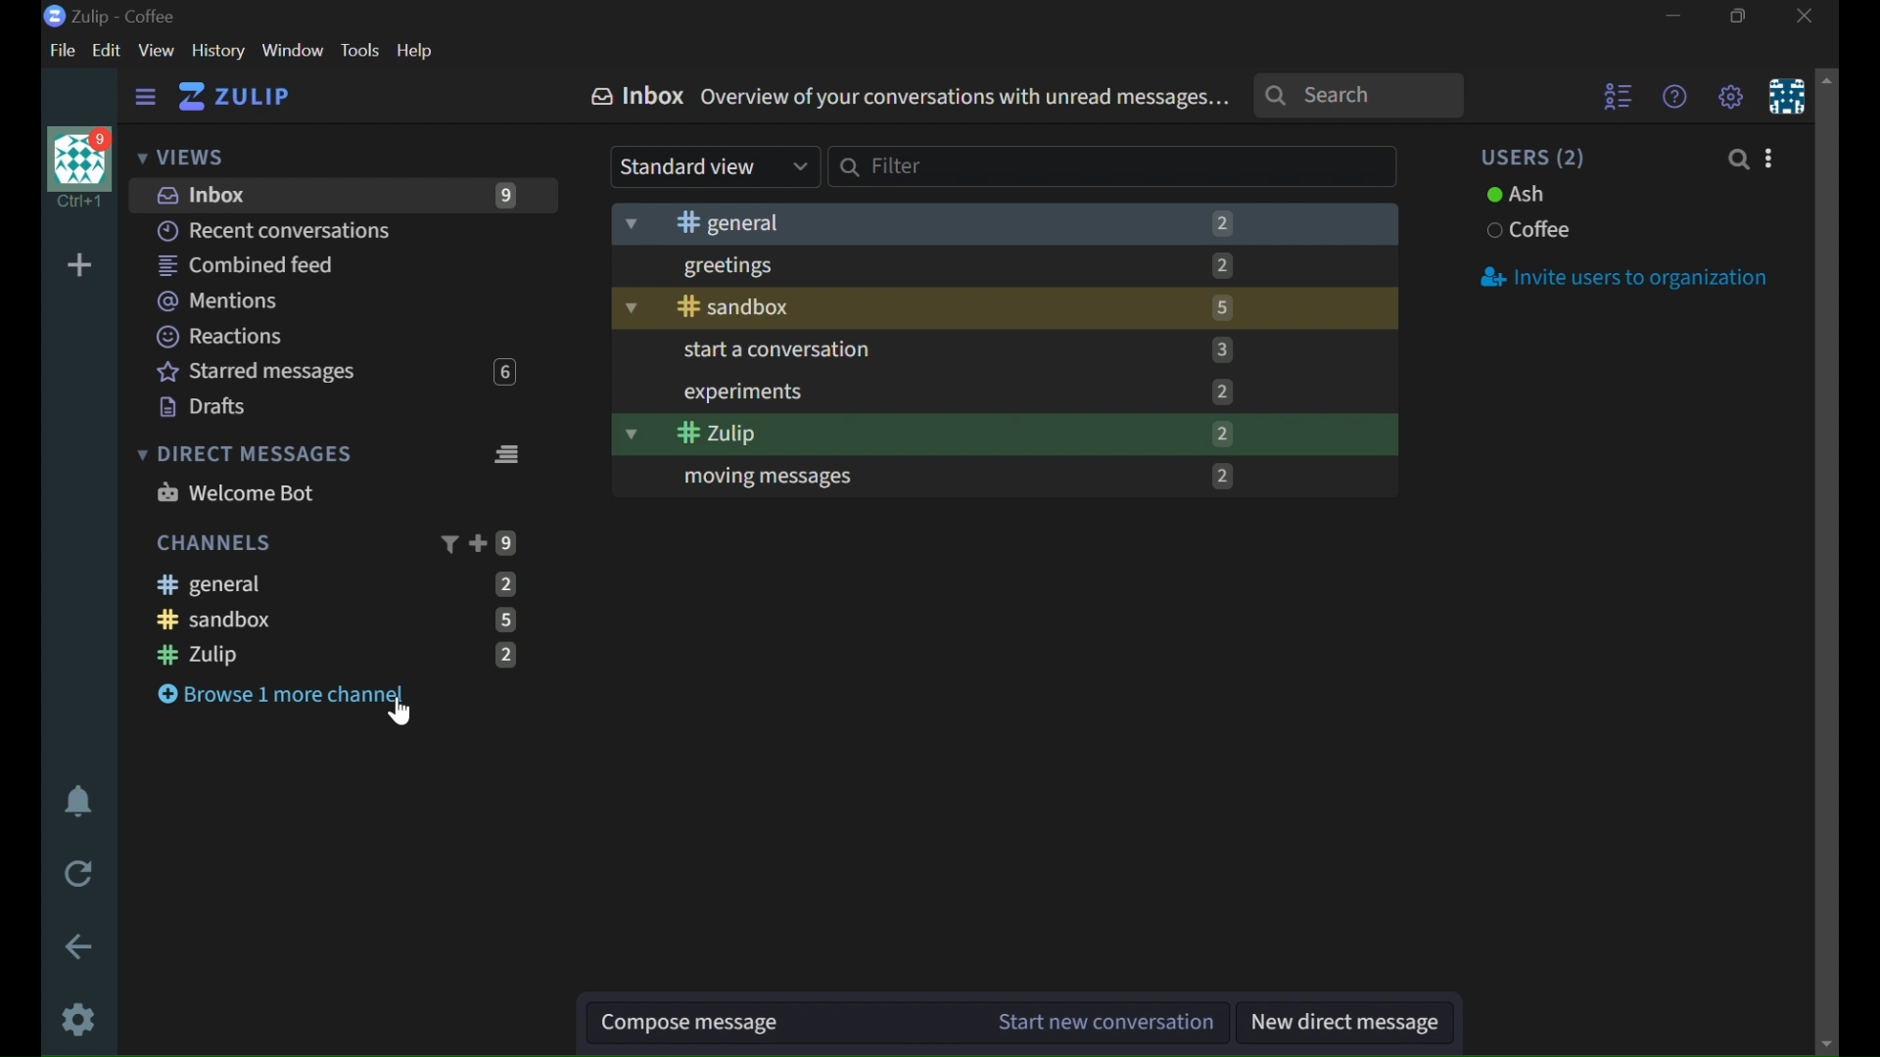 The width and height of the screenshot is (1880, 1057). Describe the element at coordinates (1673, 95) in the screenshot. I see `HELP MENU` at that location.